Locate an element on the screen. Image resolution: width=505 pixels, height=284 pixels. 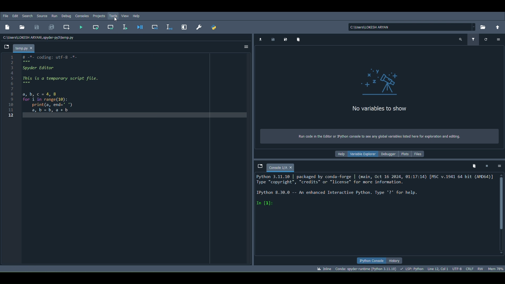
File permissions is located at coordinates (480, 268).